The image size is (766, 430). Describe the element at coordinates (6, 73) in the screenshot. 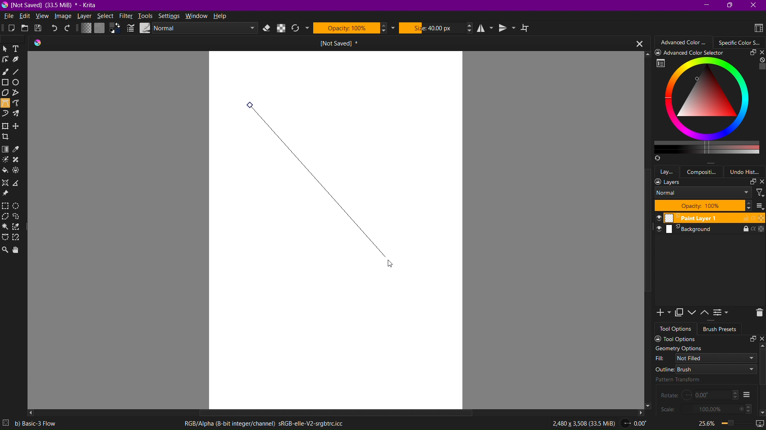

I see `Brush Tool` at that location.